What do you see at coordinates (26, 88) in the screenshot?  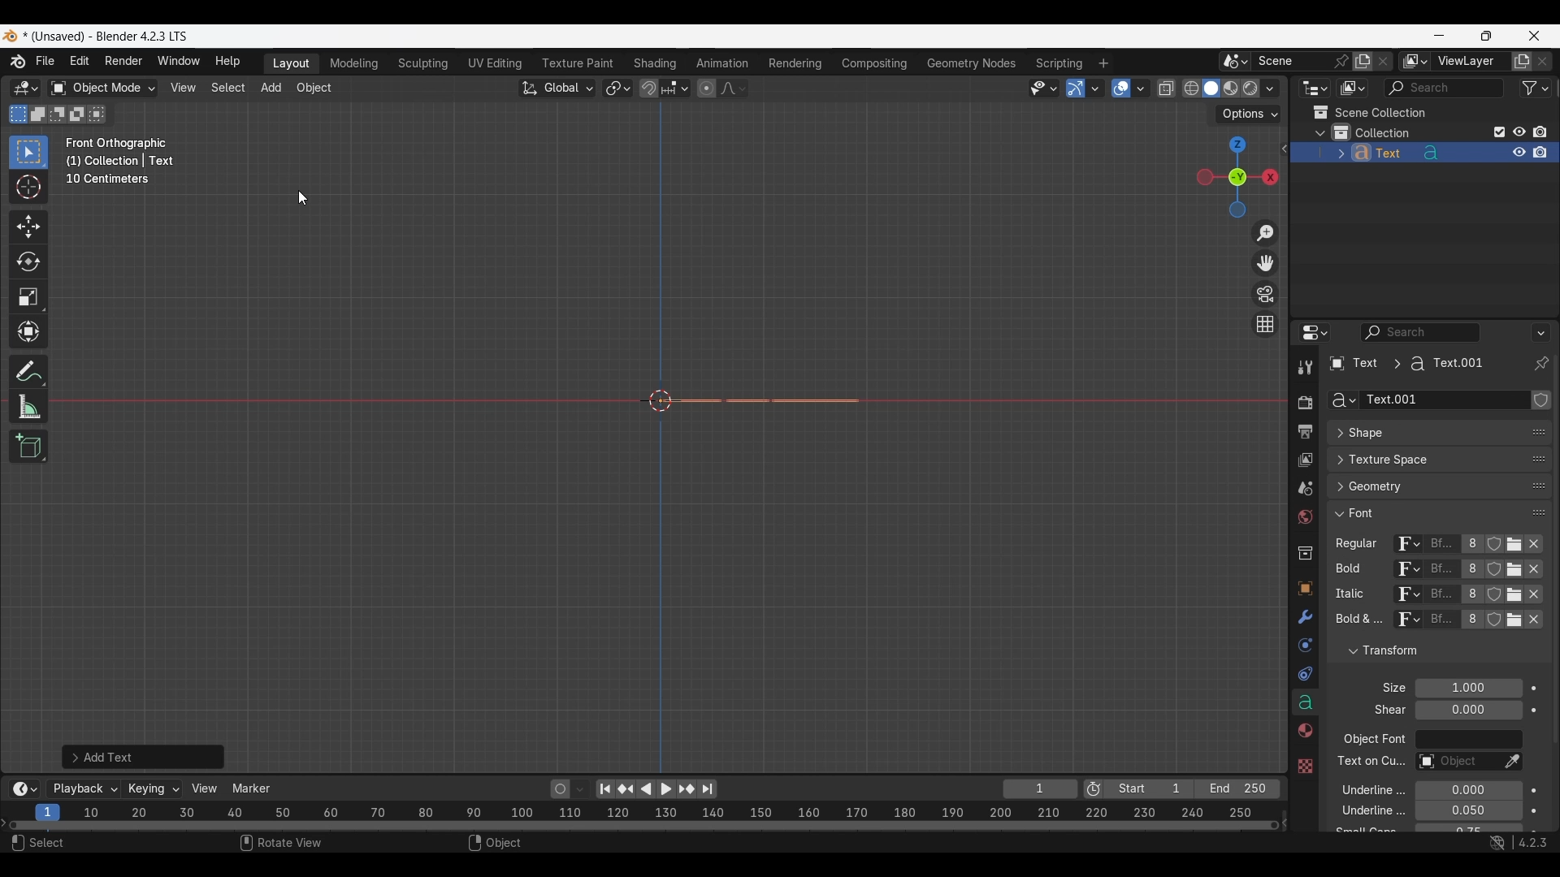 I see `Select editor type/3D Viewport, current selection` at bounding box center [26, 88].